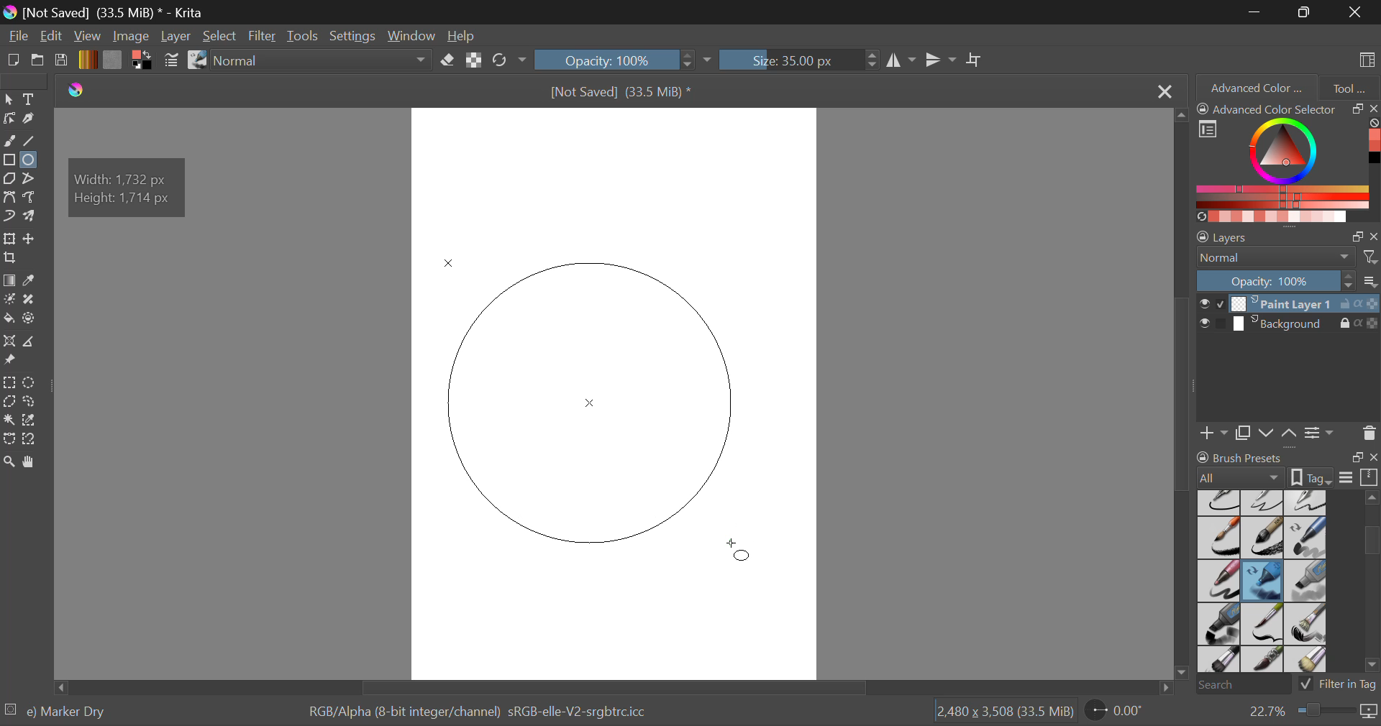  Describe the element at coordinates (1008, 712) in the screenshot. I see `Page Dimensions` at that location.